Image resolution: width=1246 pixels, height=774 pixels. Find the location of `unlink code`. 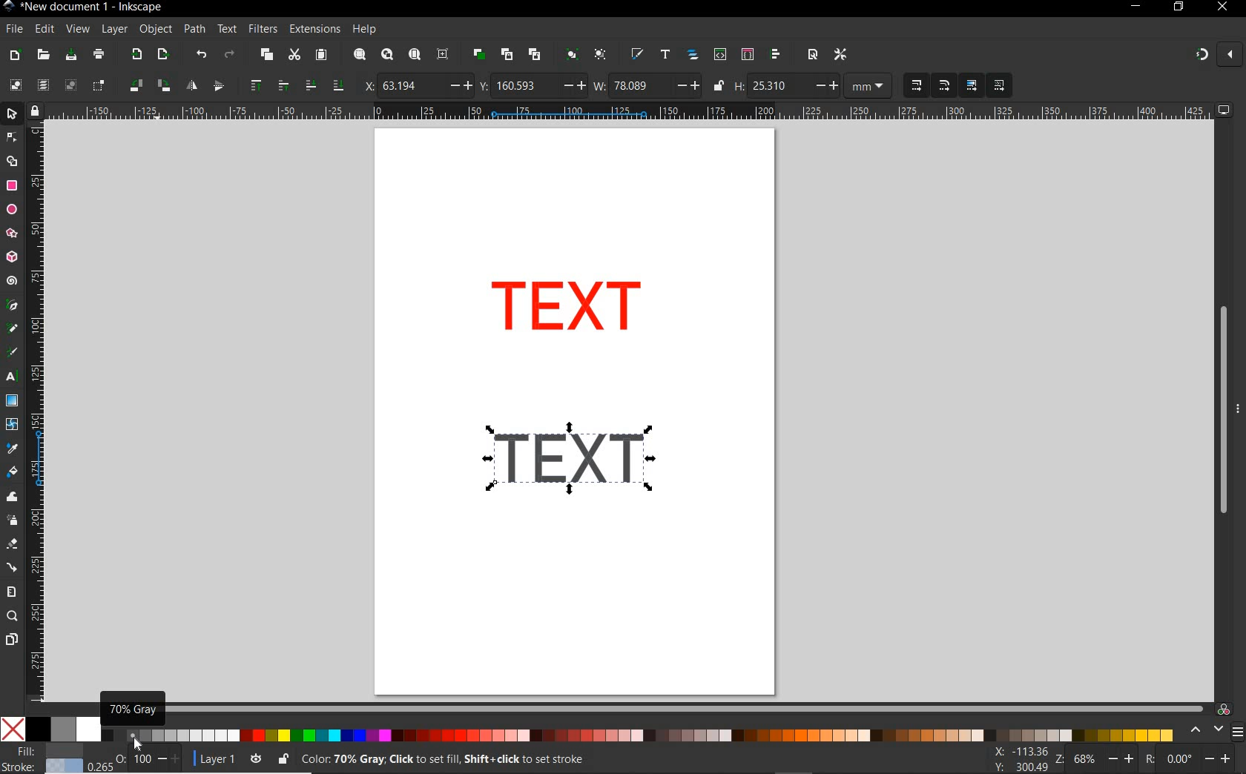

unlink code is located at coordinates (532, 54).